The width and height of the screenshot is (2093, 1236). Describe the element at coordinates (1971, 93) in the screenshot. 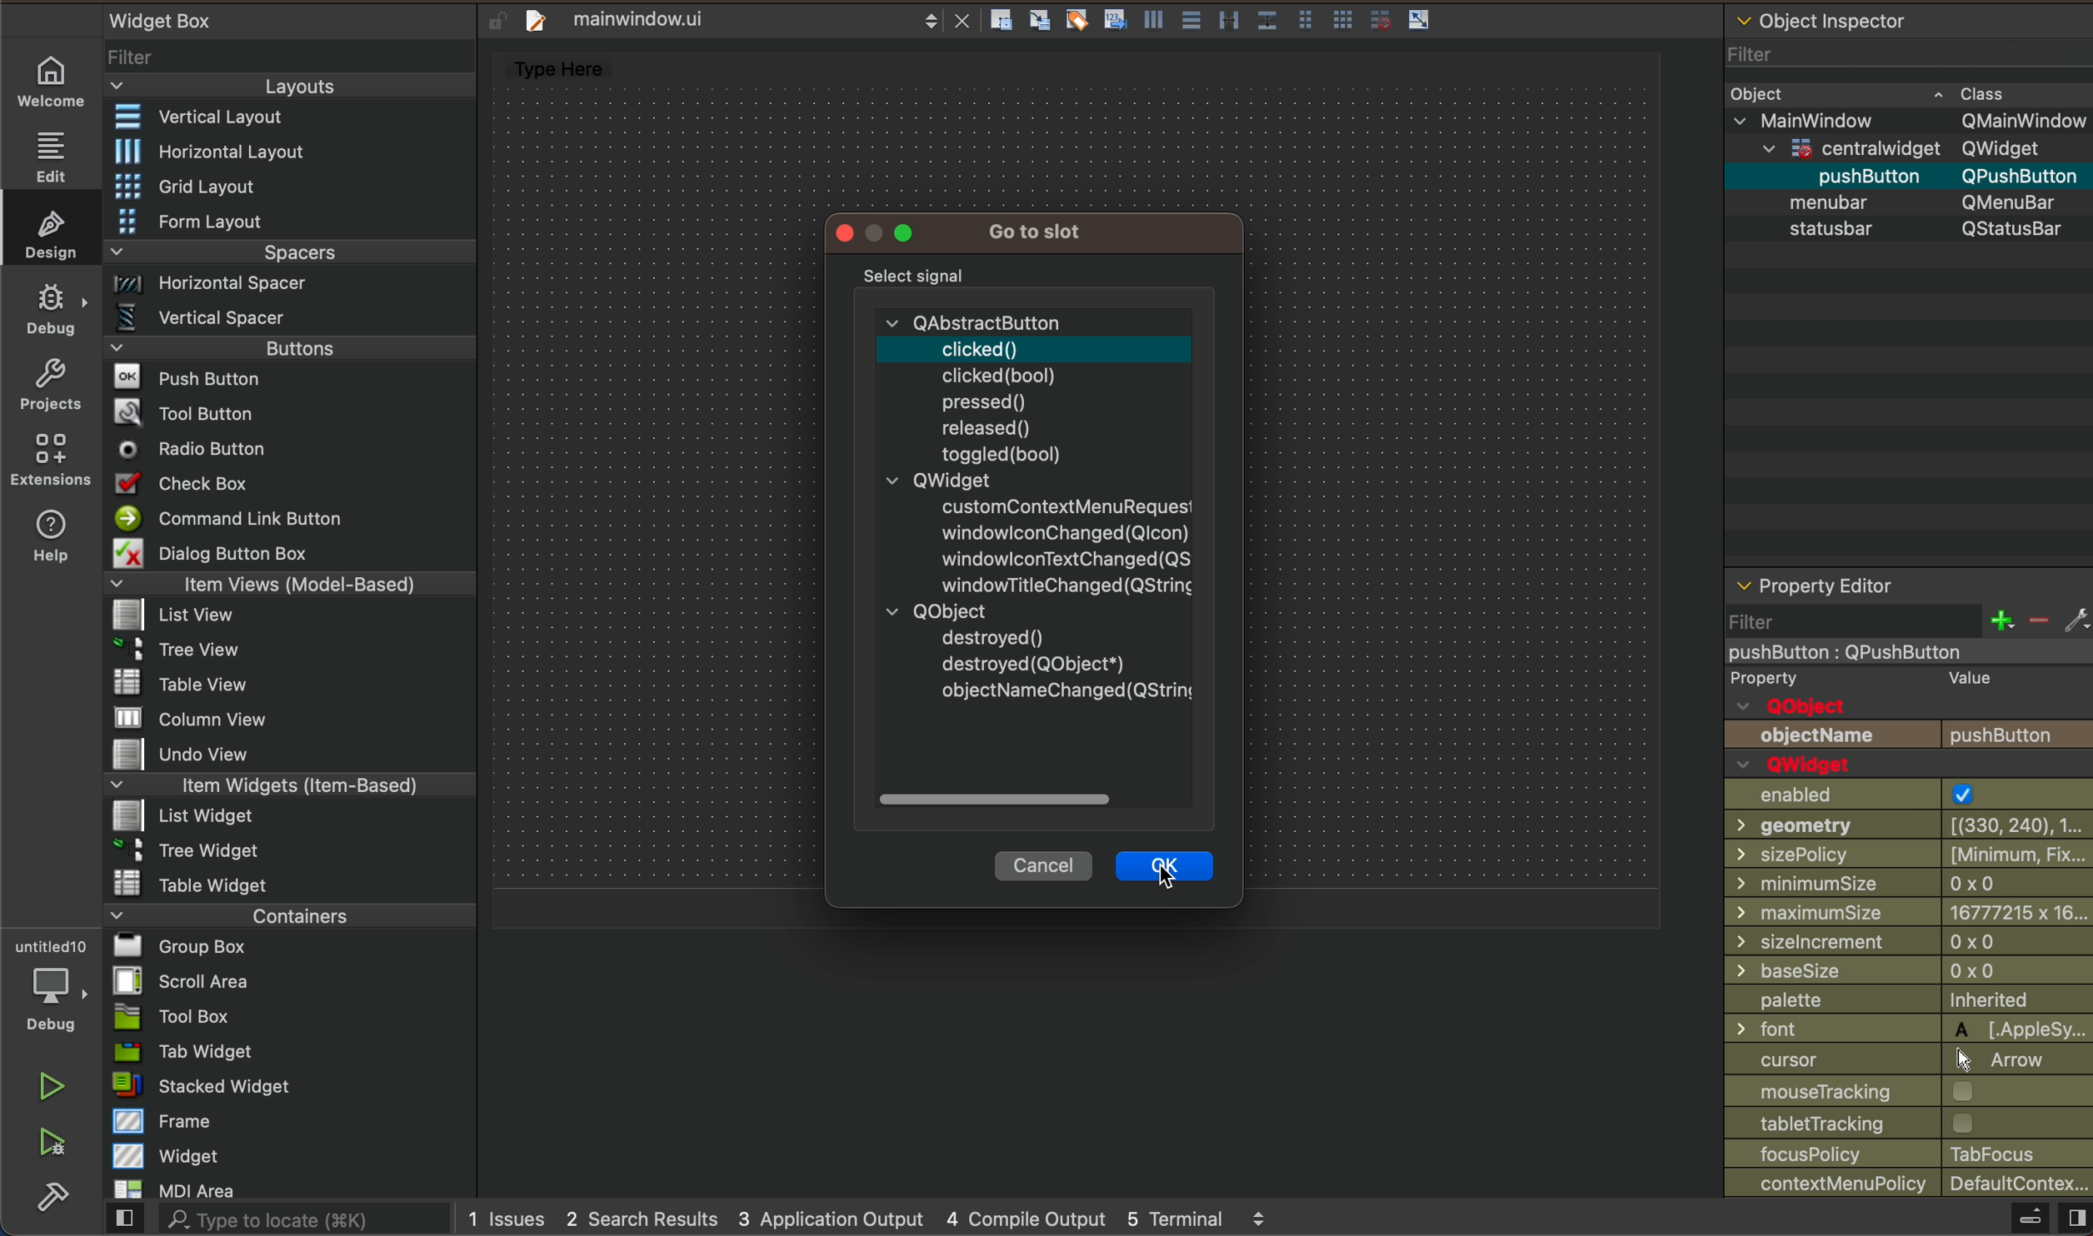

I see `Class` at that location.